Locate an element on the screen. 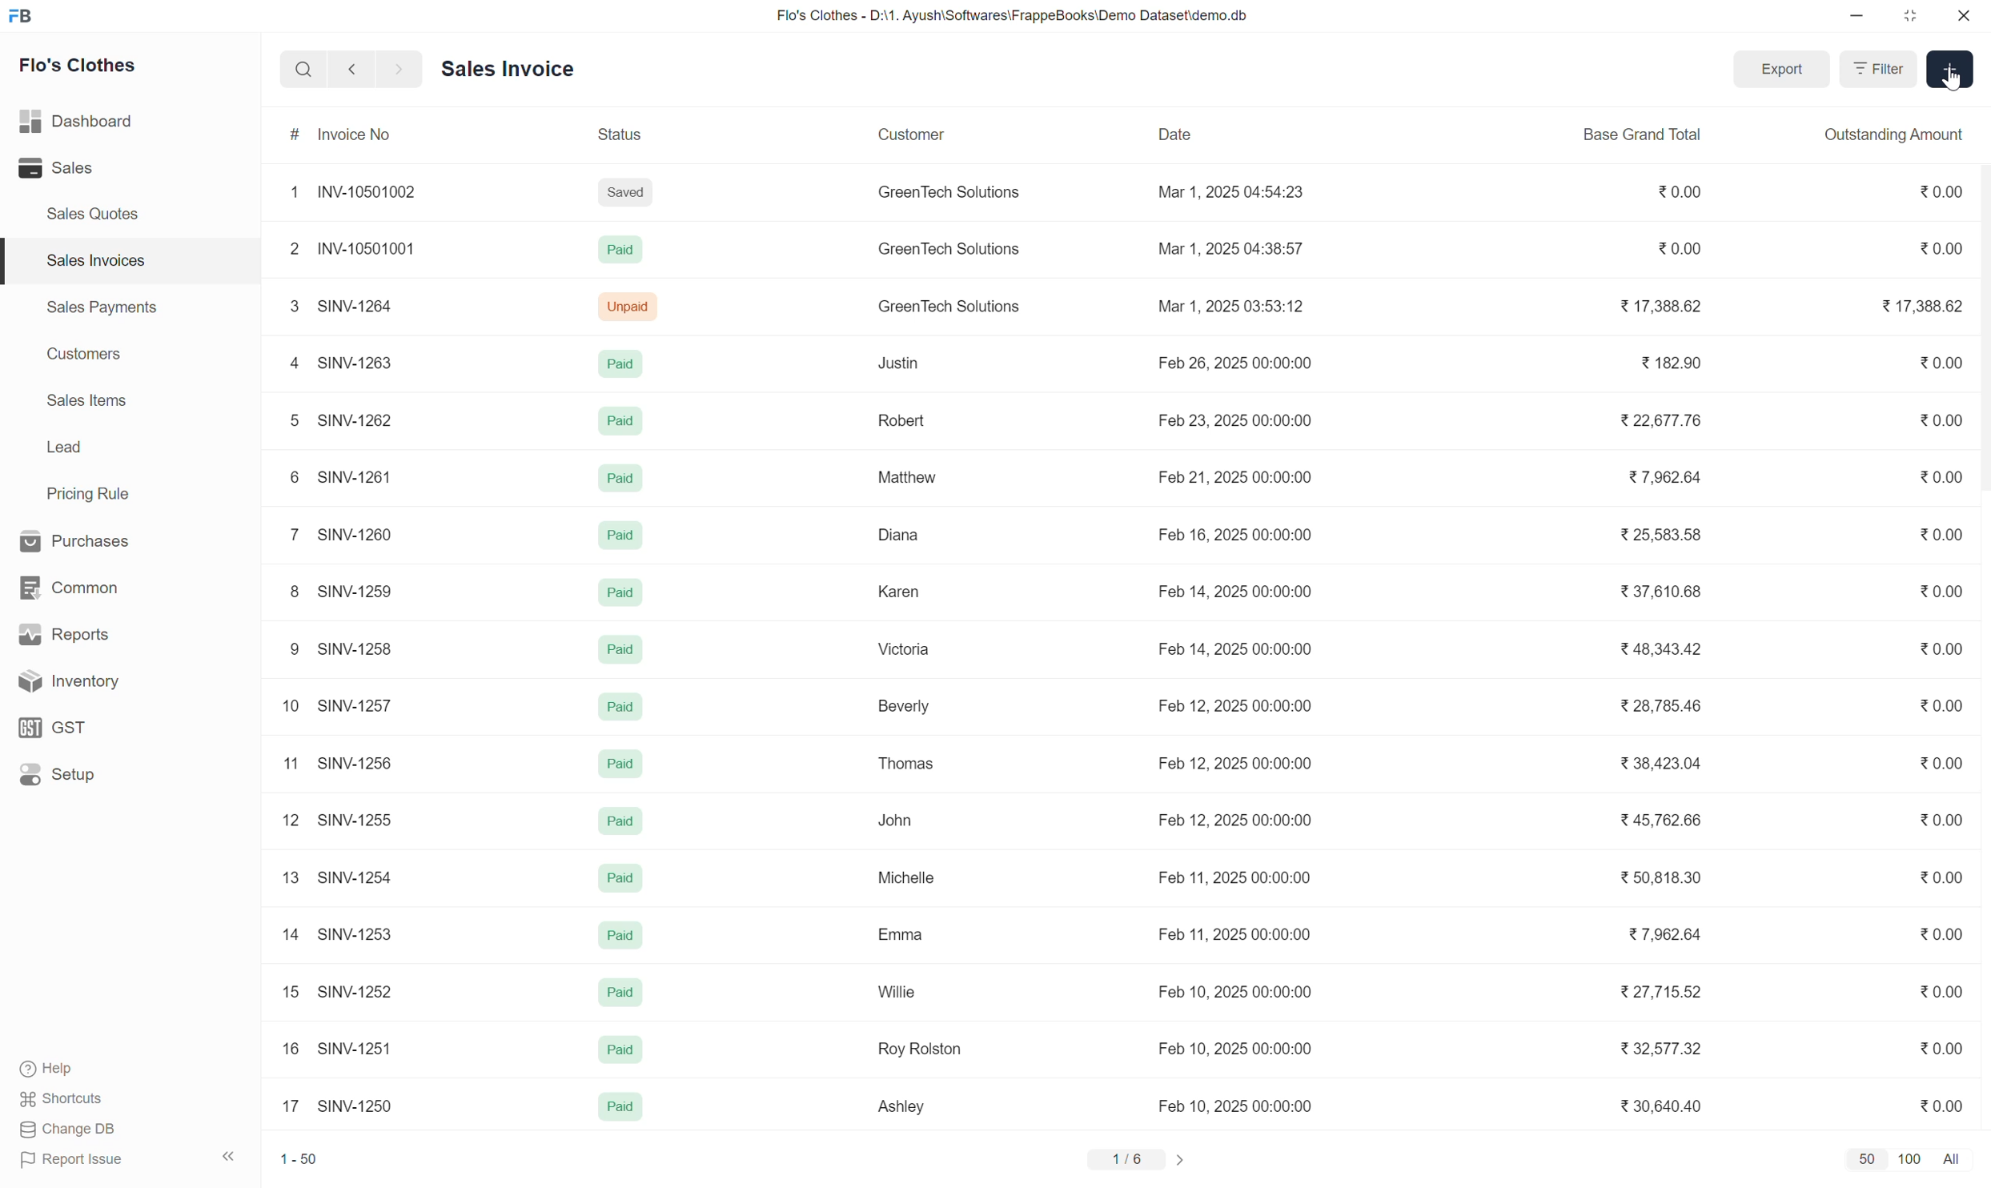  # is located at coordinates (288, 137).